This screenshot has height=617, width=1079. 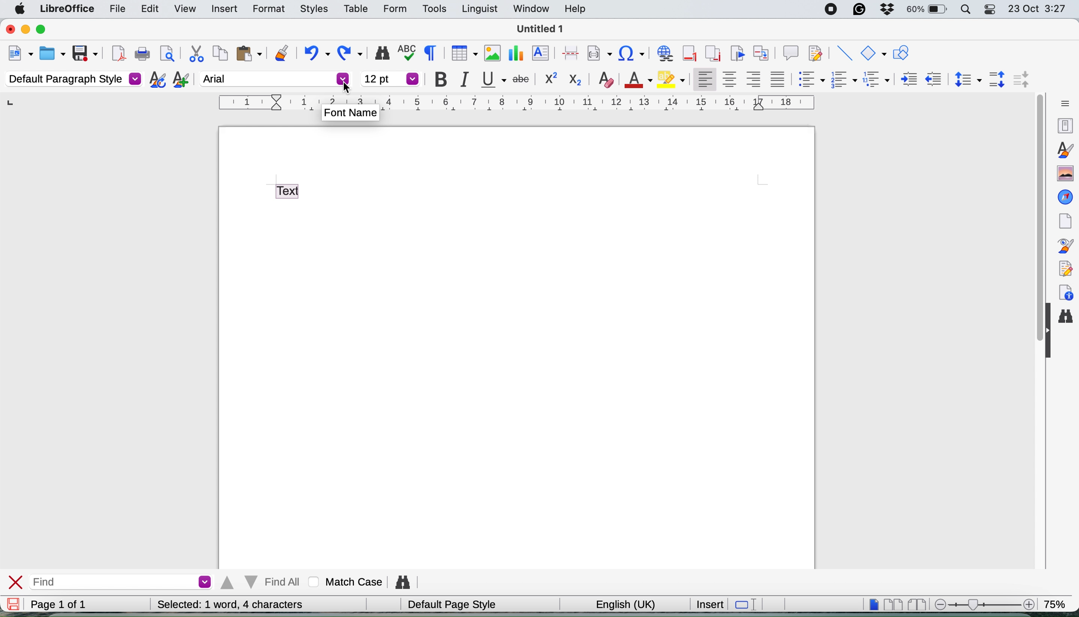 What do you see at coordinates (1023, 80) in the screenshot?
I see `decrease paragraph spacing` at bounding box center [1023, 80].